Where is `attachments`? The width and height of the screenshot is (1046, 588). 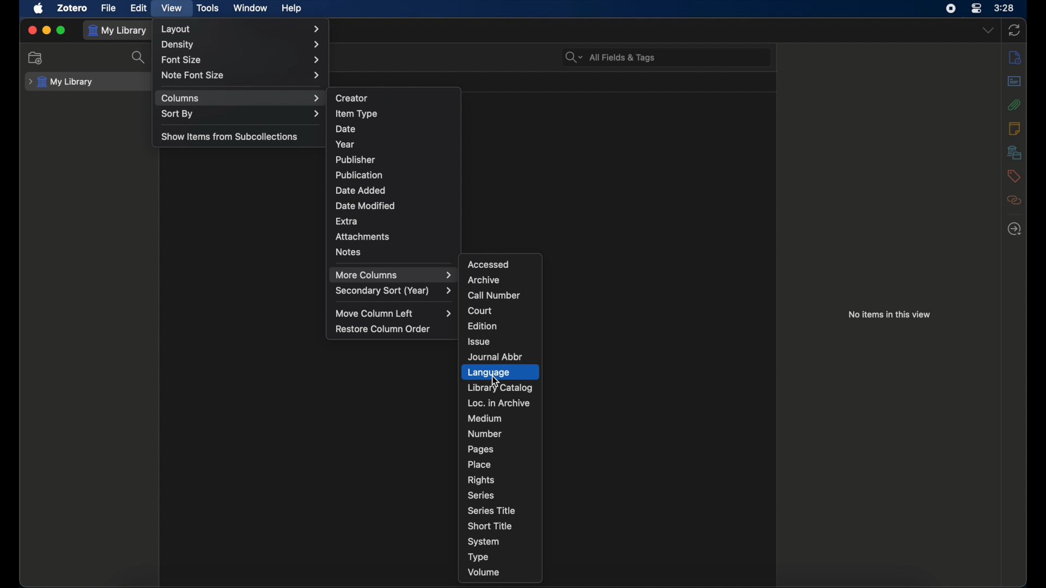
attachments is located at coordinates (363, 236).